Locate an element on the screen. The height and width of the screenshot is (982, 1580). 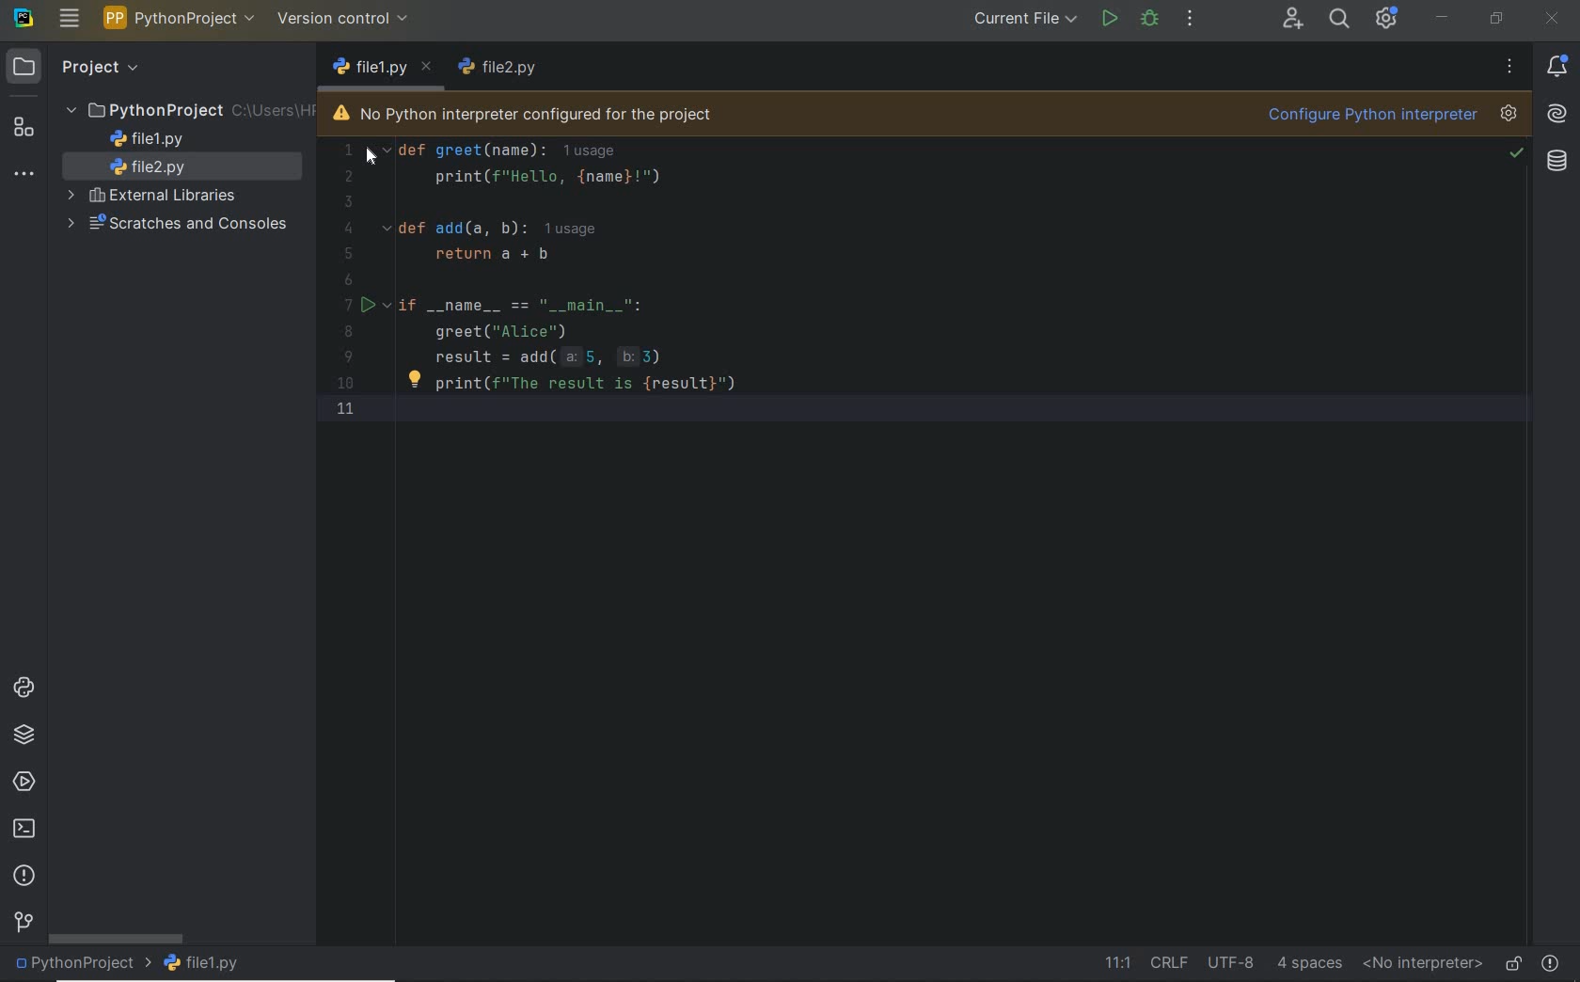
run is located at coordinates (1110, 17).